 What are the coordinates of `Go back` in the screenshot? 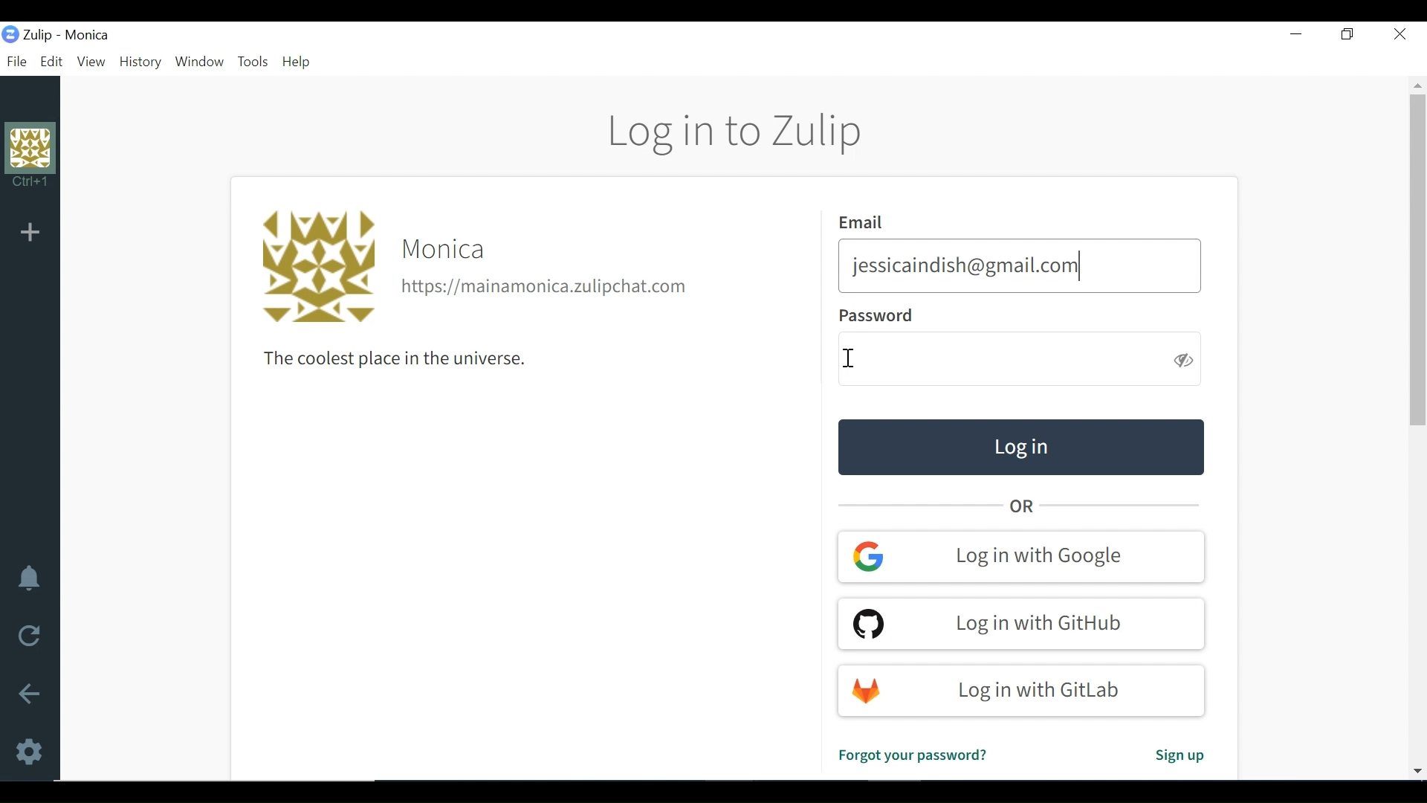 It's located at (30, 694).